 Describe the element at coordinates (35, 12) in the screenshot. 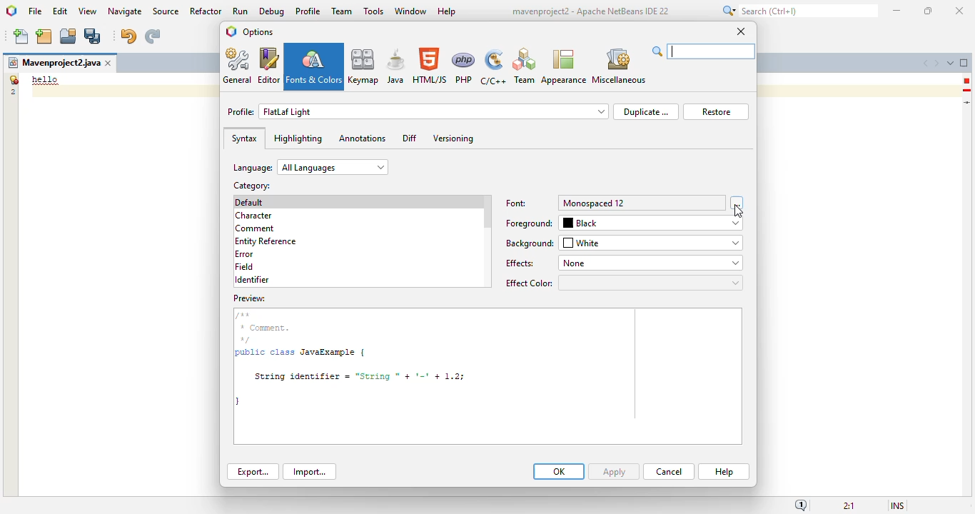

I see `file` at that location.